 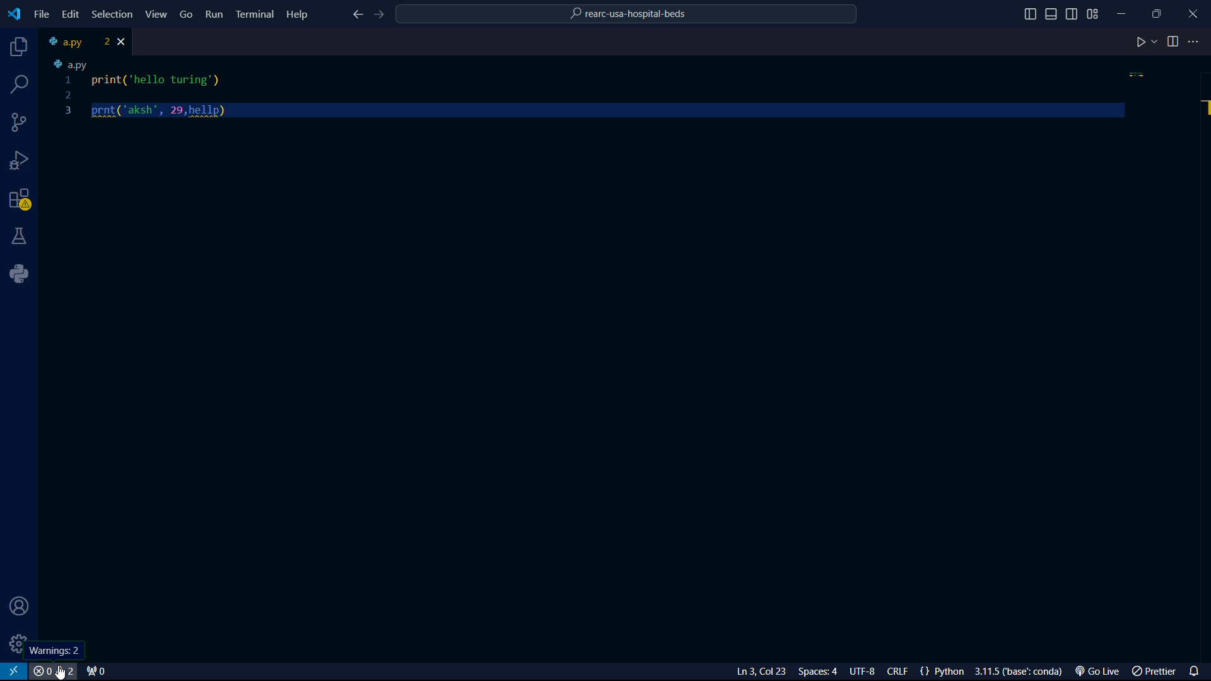 I want to click on search, so click(x=21, y=84).